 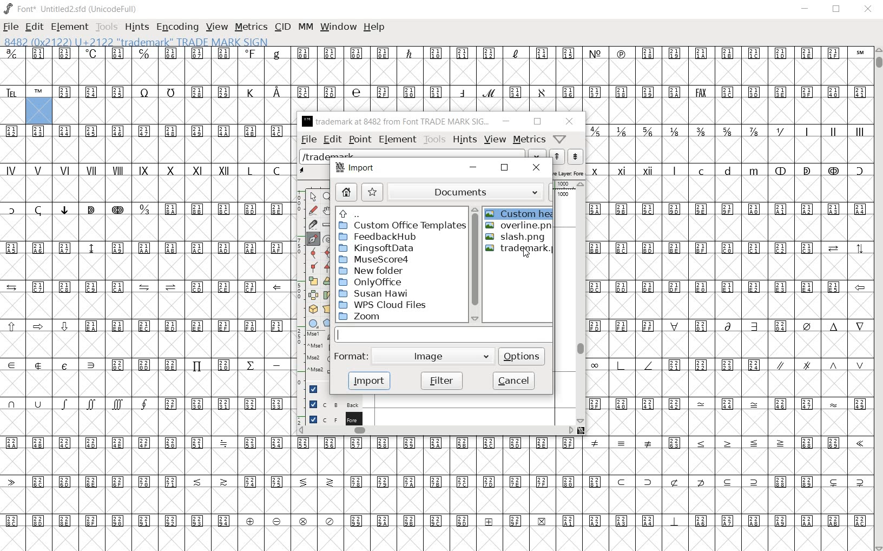 What do you see at coordinates (435, 79) in the screenshot?
I see `symbols` at bounding box center [435, 79].